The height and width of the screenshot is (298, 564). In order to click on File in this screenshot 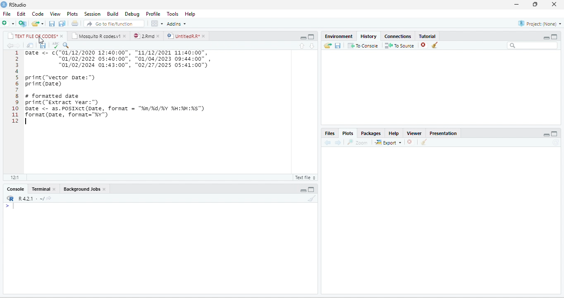, I will do `click(7, 14)`.